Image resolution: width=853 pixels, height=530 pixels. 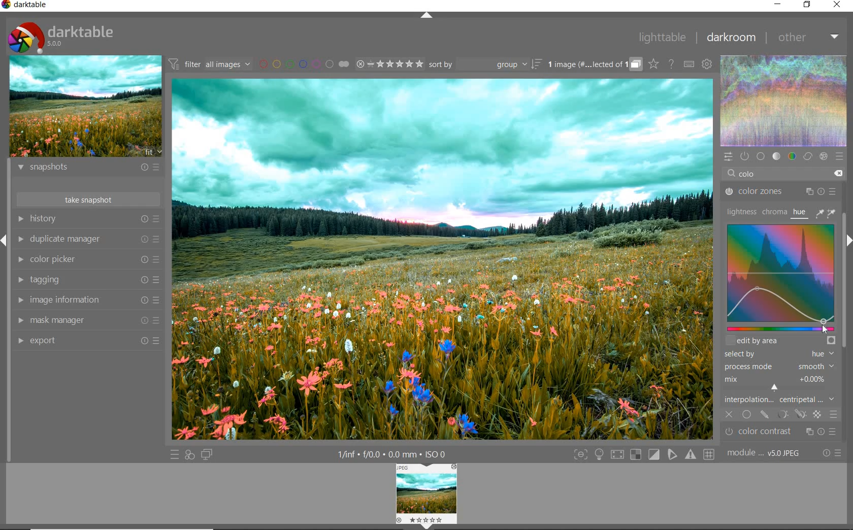 What do you see at coordinates (644, 455) in the screenshot?
I see `Toggle modes` at bounding box center [644, 455].